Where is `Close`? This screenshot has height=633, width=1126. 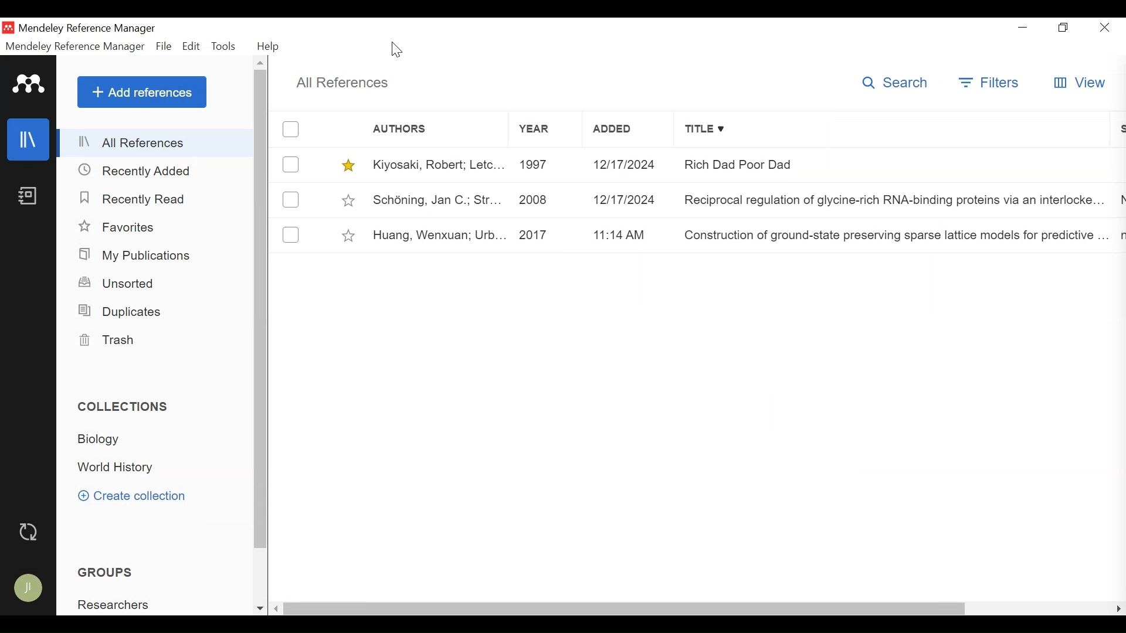 Close is located at coordinates (1104, 28).